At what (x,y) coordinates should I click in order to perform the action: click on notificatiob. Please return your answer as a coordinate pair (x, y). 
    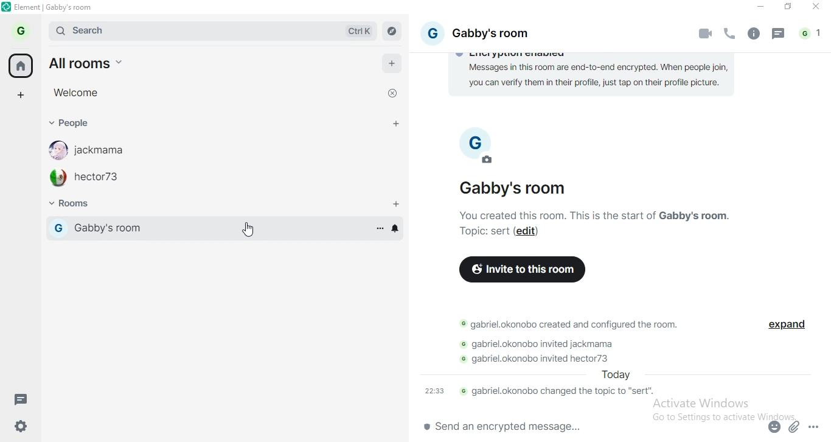
    Looking at the image, I should click on (397, 229).